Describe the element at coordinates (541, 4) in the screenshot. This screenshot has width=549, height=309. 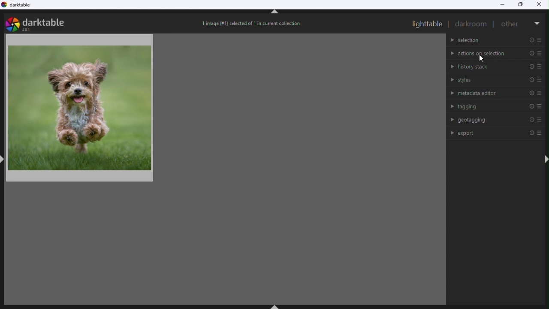
I see `Close` at that location.